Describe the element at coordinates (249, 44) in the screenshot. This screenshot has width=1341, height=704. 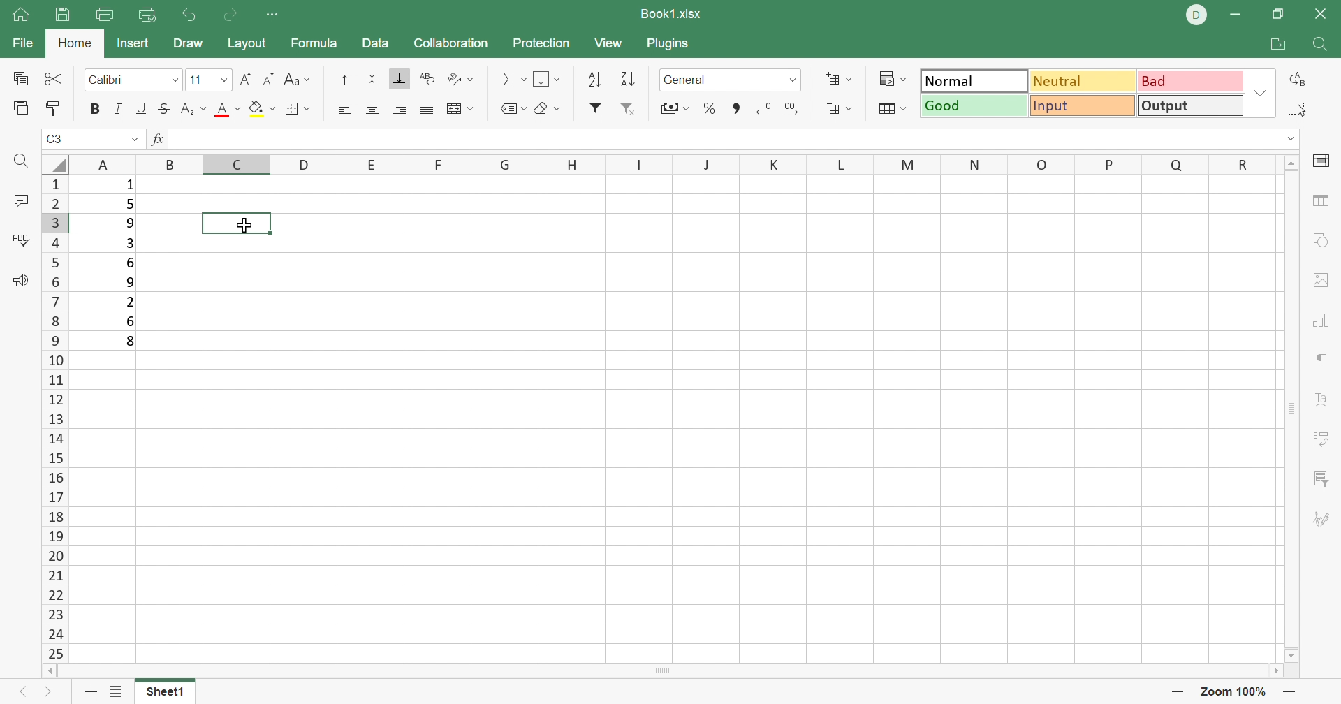
I see `Layout` at that location.